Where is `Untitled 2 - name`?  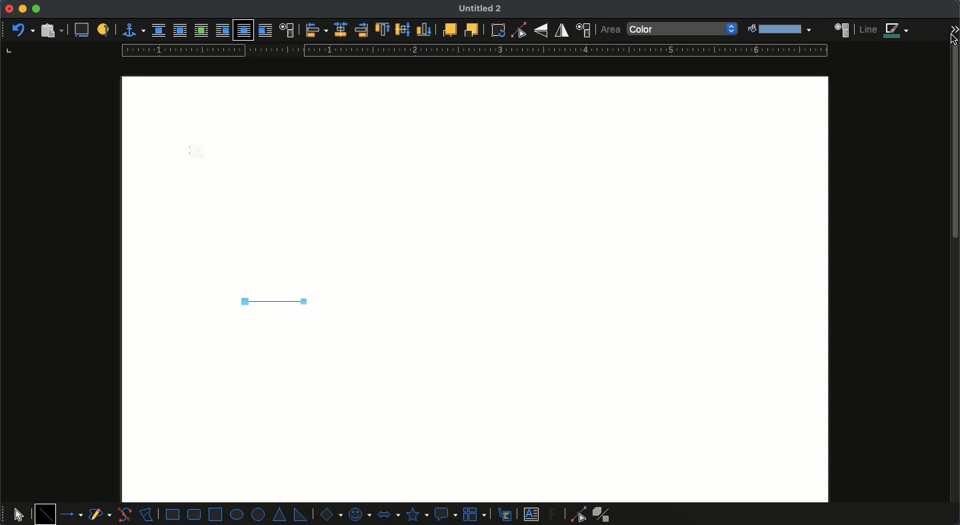
Untitled 2 - name is located at coordinates (483, 9).